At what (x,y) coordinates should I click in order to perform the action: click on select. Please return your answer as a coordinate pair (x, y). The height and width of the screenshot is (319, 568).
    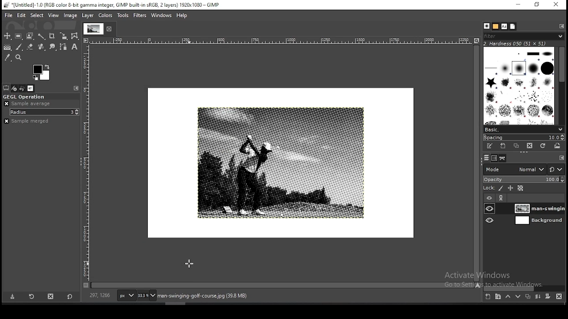
    Looking at the image, I should click on (37, 16).